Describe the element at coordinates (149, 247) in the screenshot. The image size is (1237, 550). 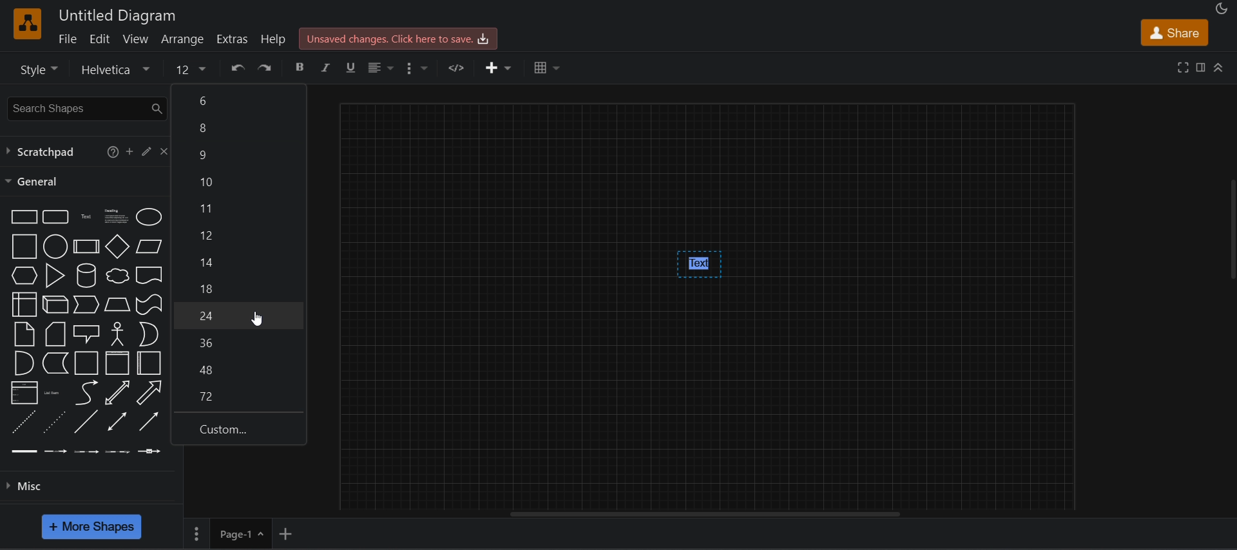
I see `Parallelogram` at that location.